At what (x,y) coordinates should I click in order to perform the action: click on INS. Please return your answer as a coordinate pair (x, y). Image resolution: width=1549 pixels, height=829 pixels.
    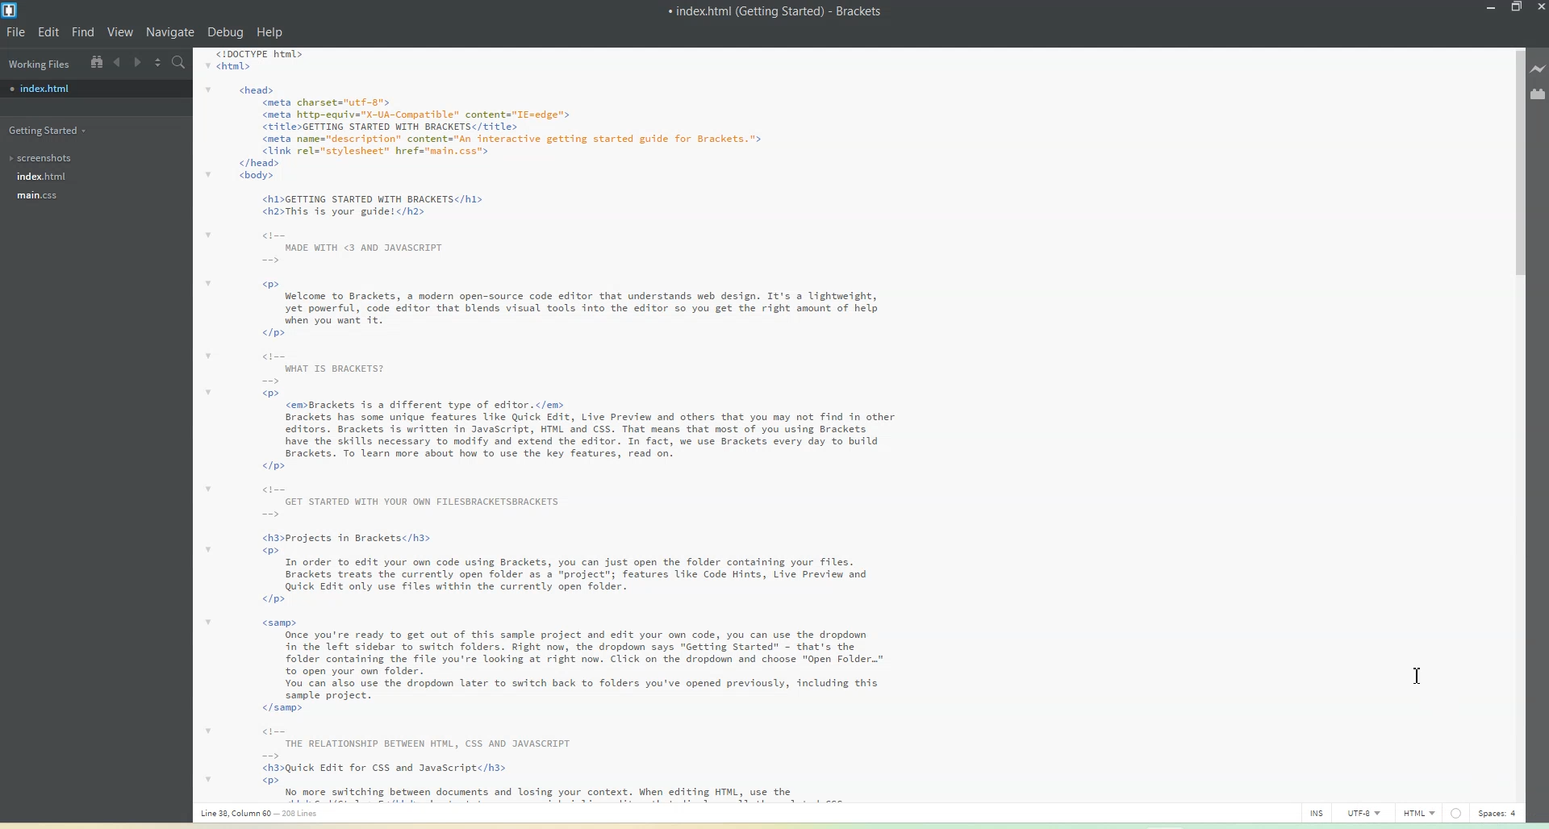
    Looking at the image, I should click on (1313, 812).